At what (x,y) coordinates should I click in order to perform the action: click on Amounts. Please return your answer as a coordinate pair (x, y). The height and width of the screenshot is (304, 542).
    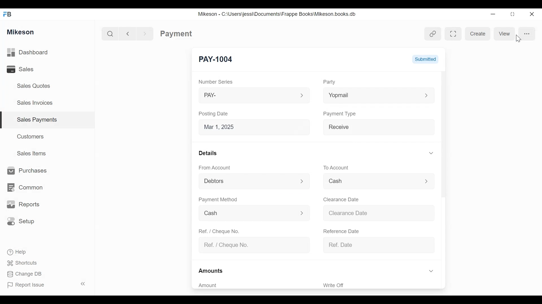
    Looking at the image, I should click on (212, 269).